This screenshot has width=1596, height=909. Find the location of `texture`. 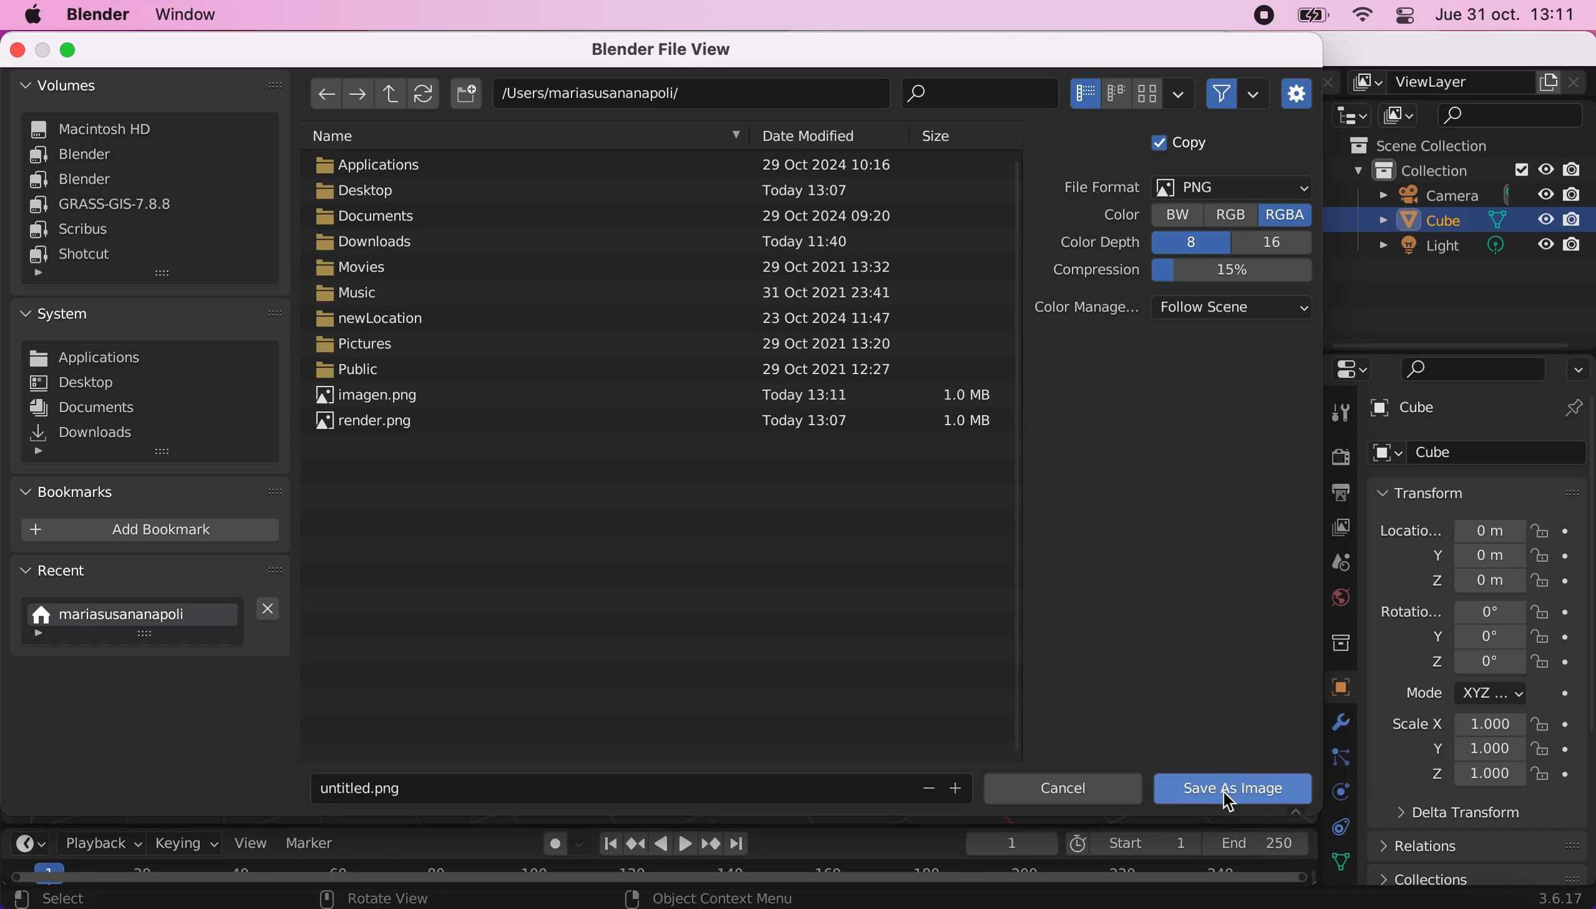

texture is located at coordinates (1347, 862).